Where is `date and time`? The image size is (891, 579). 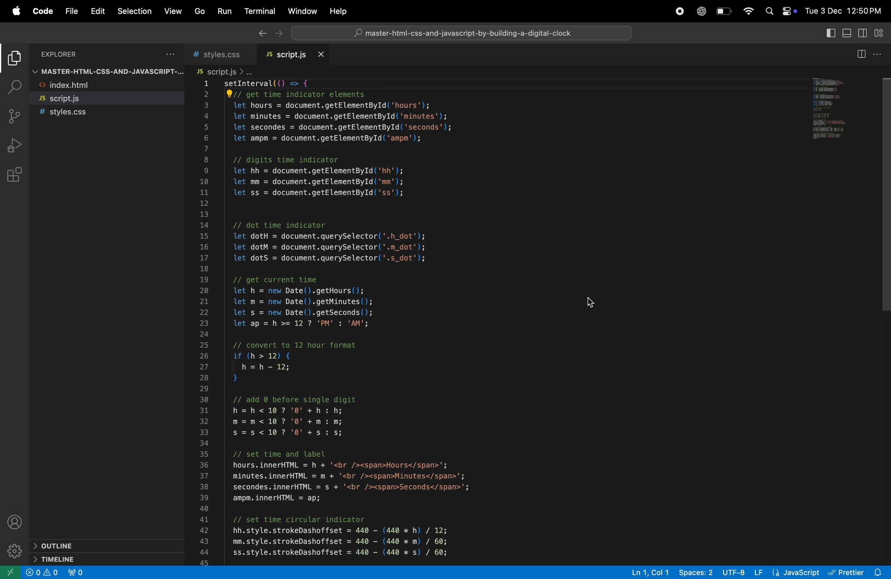 date and time is located at coordinates (845, 12).